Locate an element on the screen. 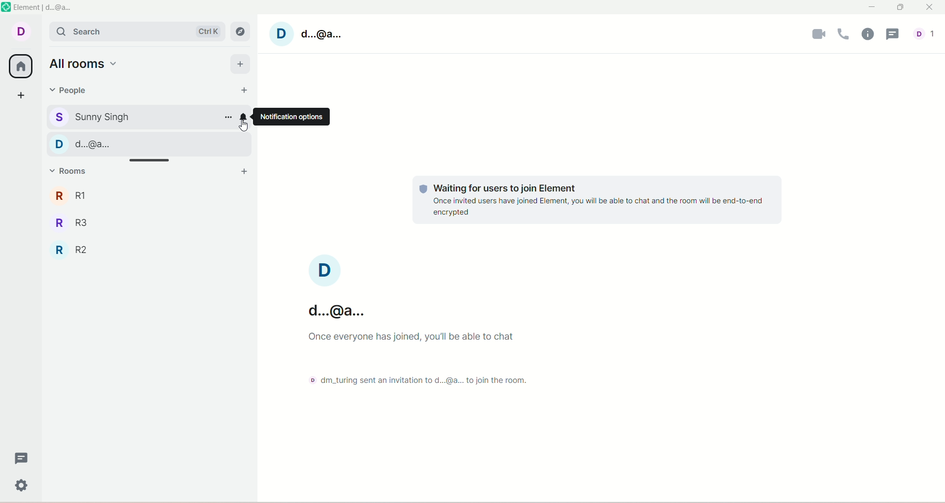  text is located at coordinates (423, 357).